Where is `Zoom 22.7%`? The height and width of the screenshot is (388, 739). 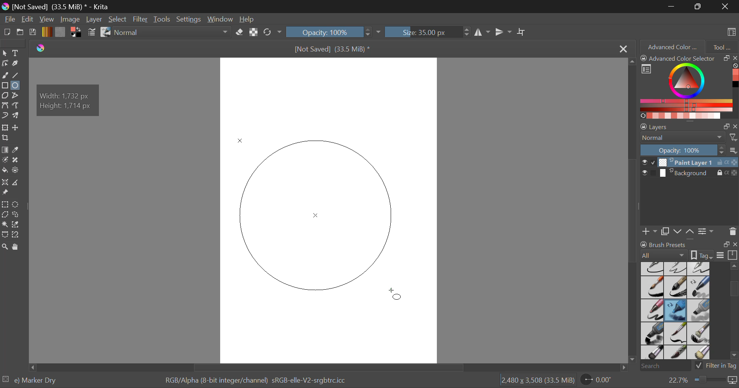 Zoom 22.7% is located at coordinates (699, 380).